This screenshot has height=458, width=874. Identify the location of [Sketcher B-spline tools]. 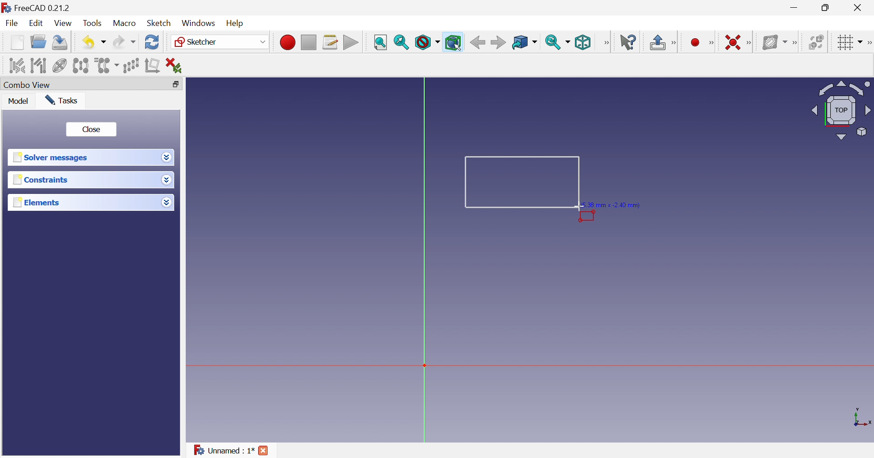
(796, 44).